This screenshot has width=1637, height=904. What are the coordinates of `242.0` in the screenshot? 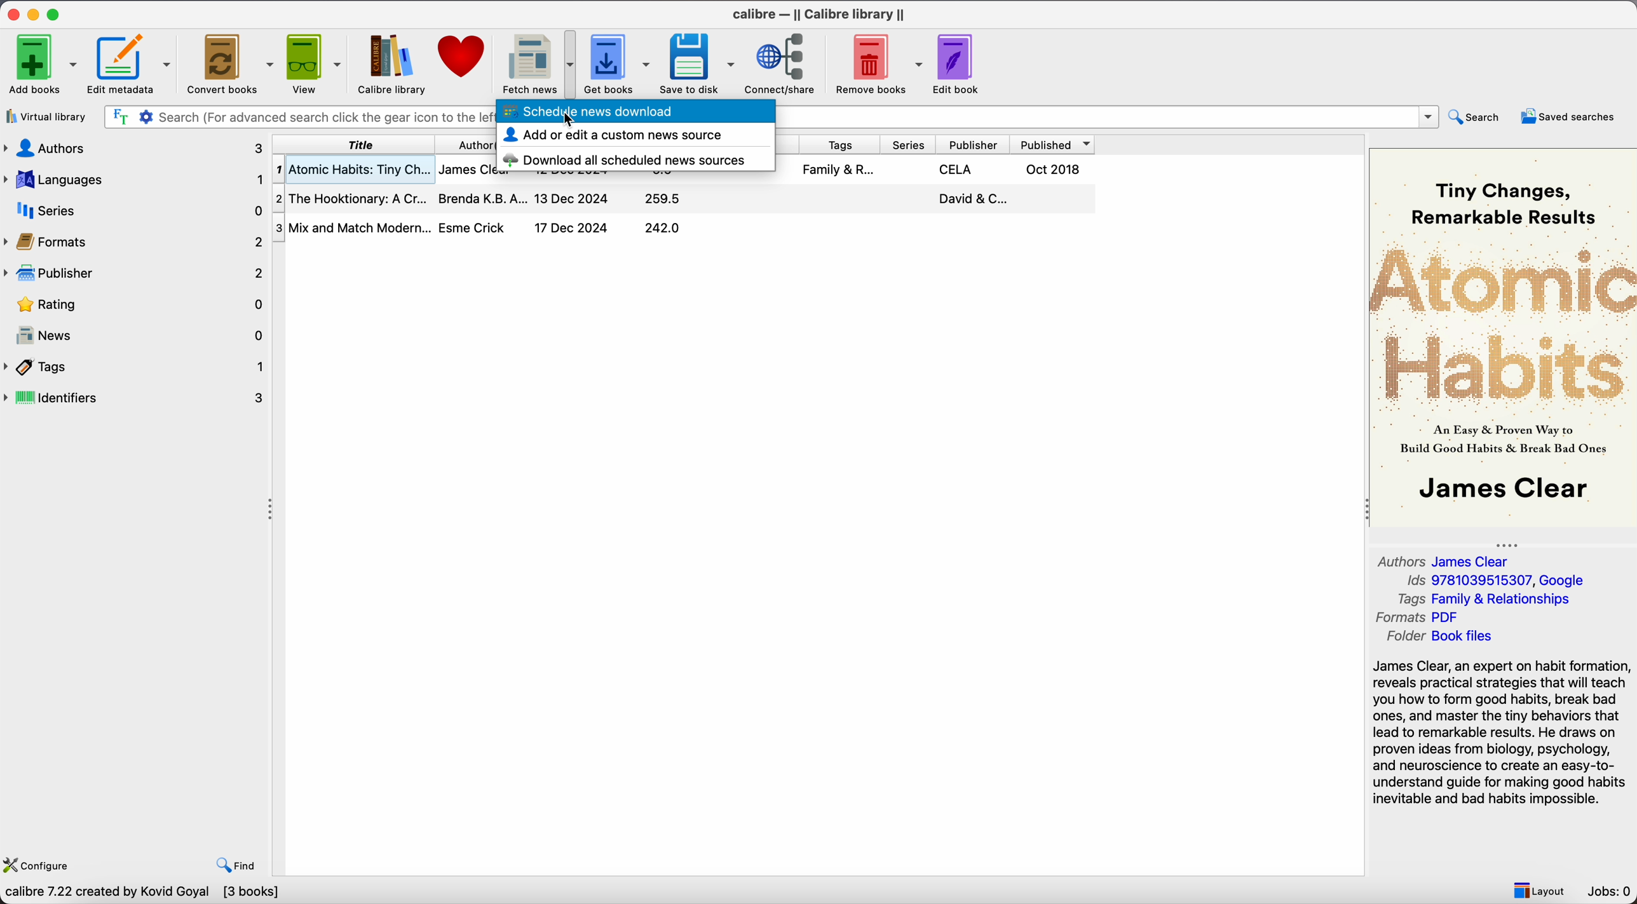 It's located at (663, 228).